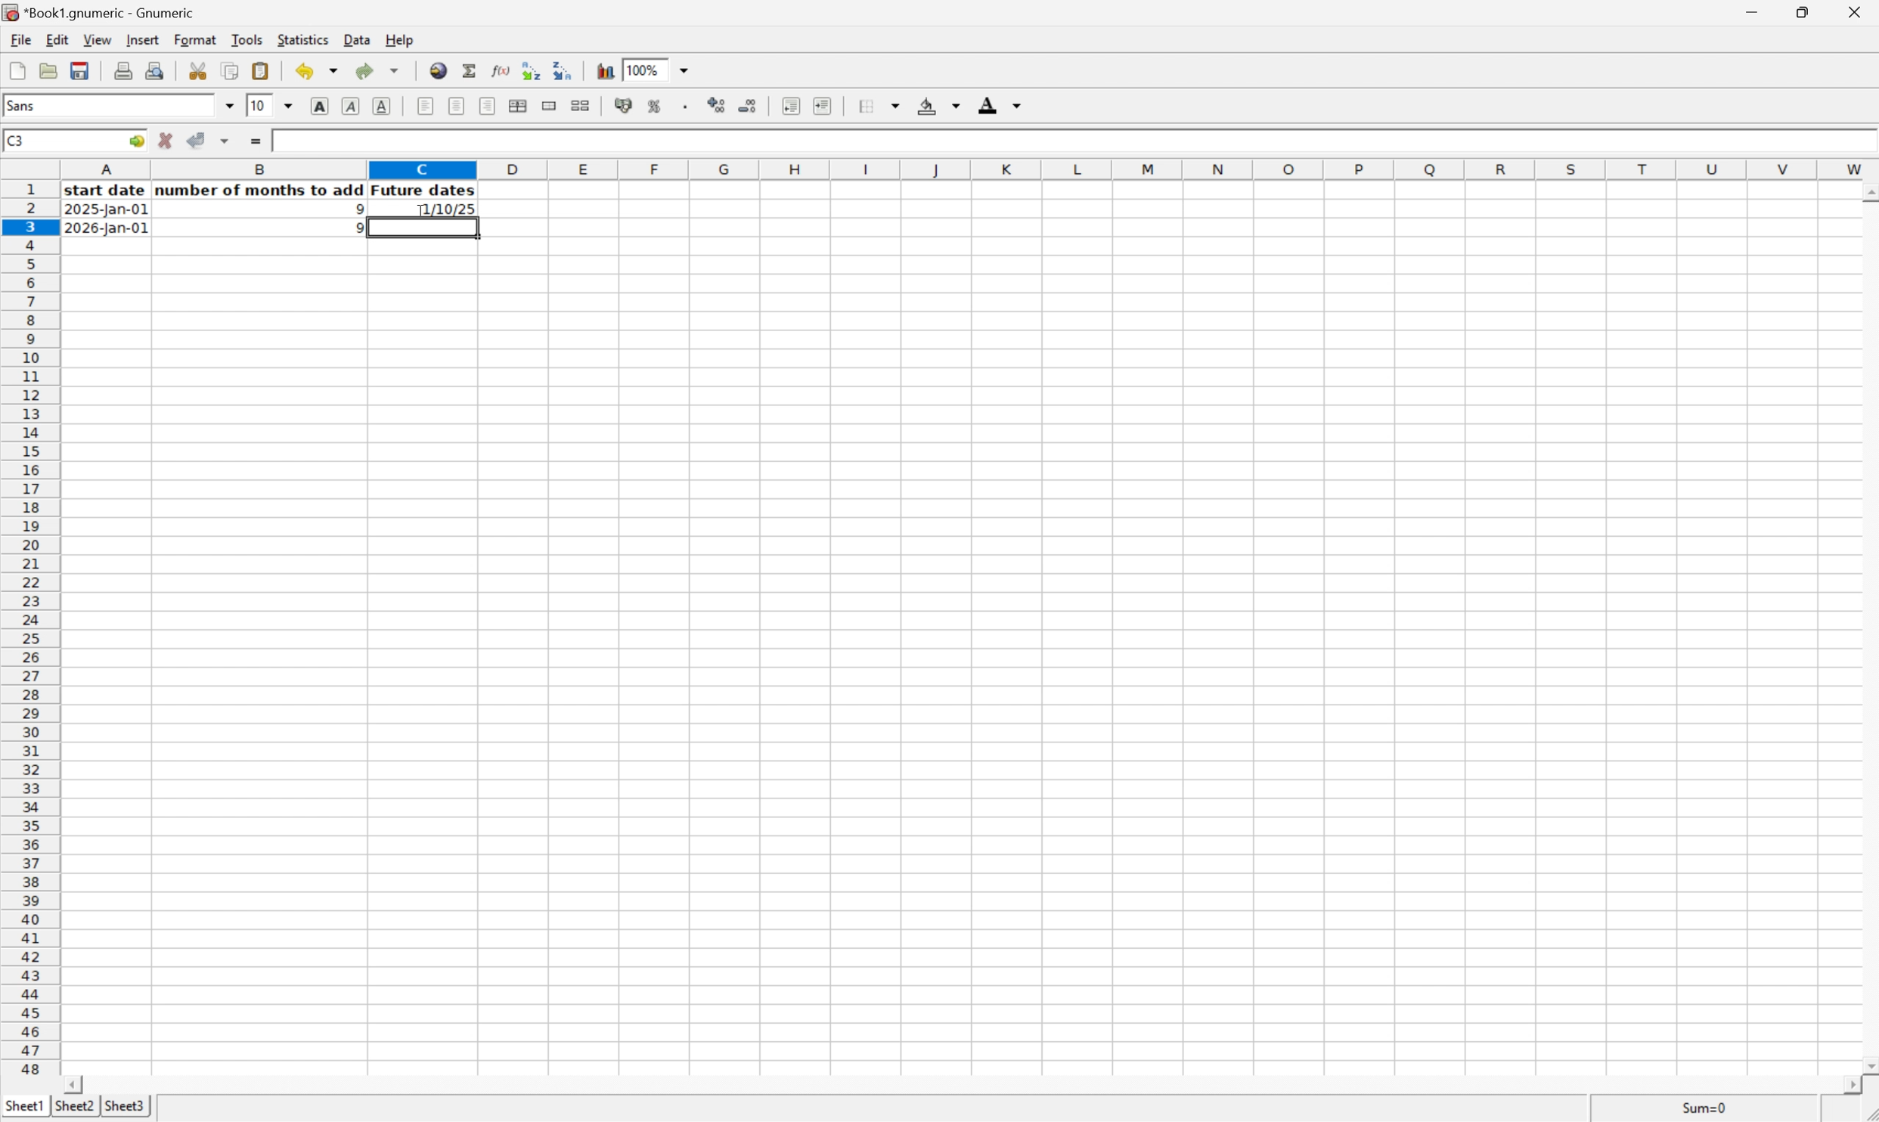 Image resolution: width=1879 pixels, height=1122 pixels. Describe the element at coordinates (876, 106) in the screenshot. I see `Borders` at that location.